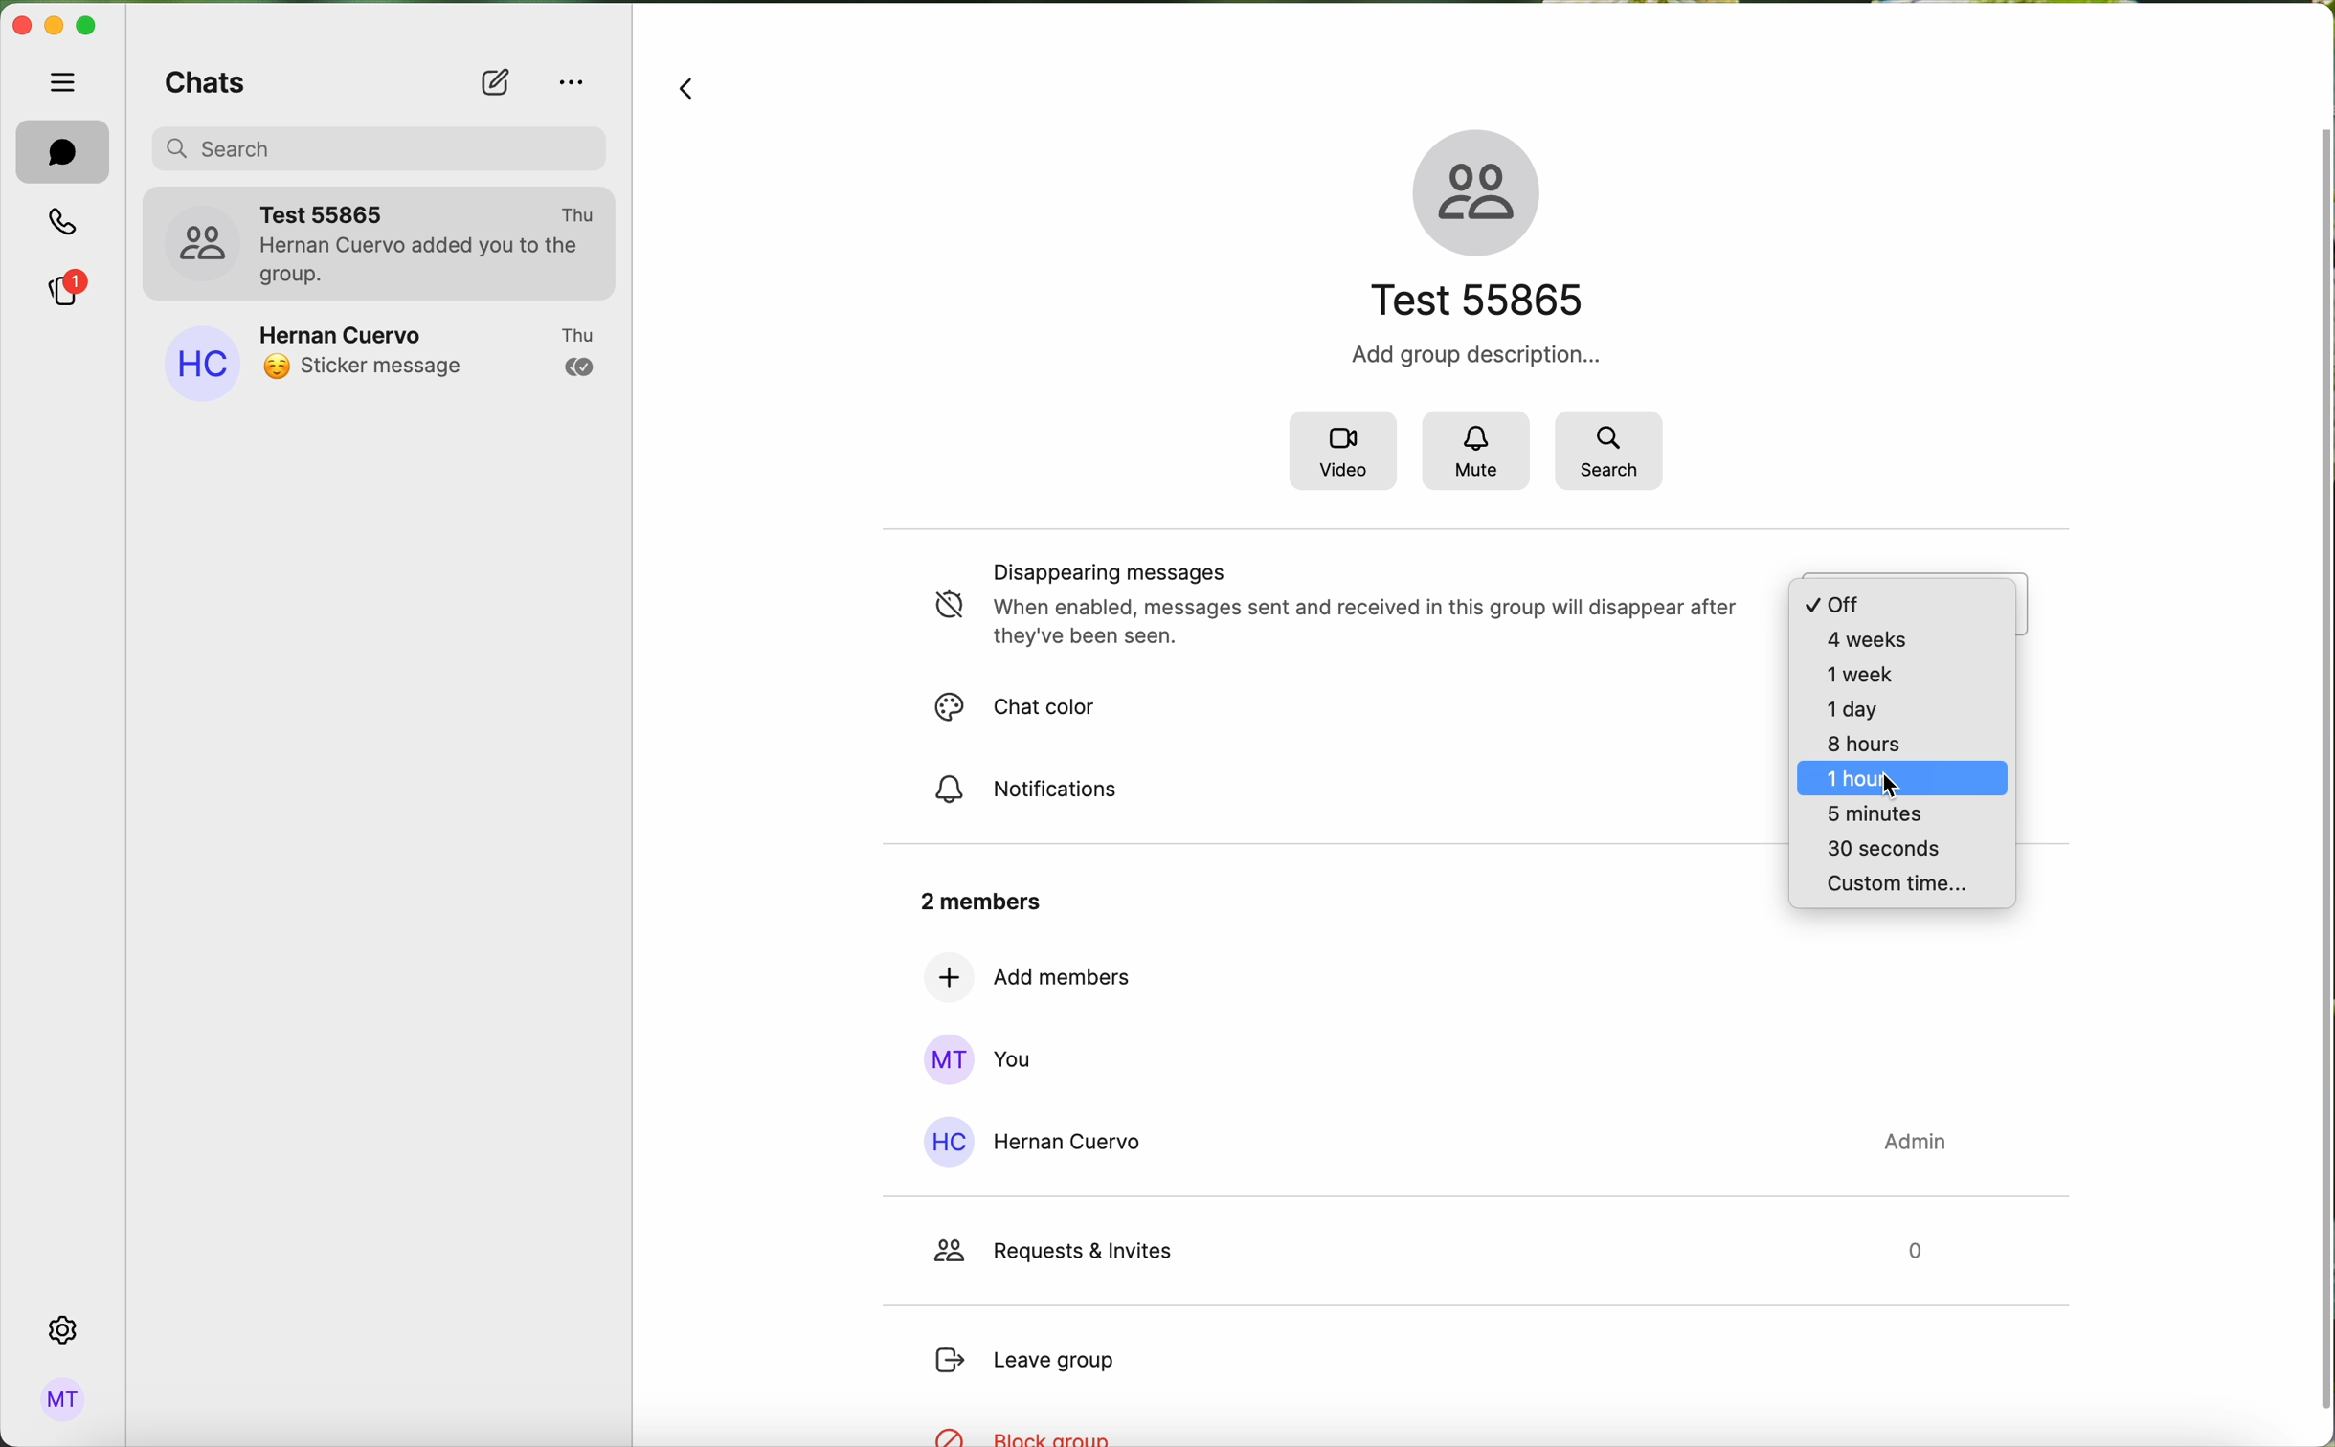 The image size is (2335, 1447). I want to click on block group, so click(1032, 1436).